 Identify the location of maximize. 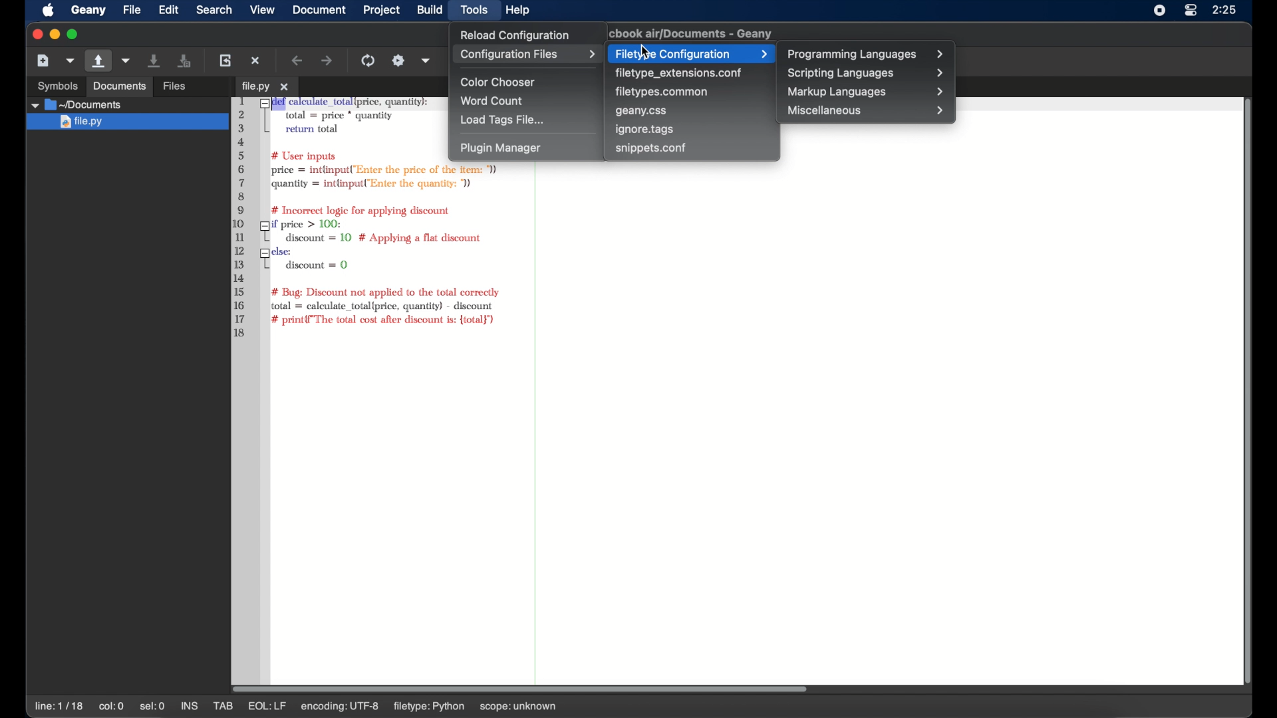
(73, 35).